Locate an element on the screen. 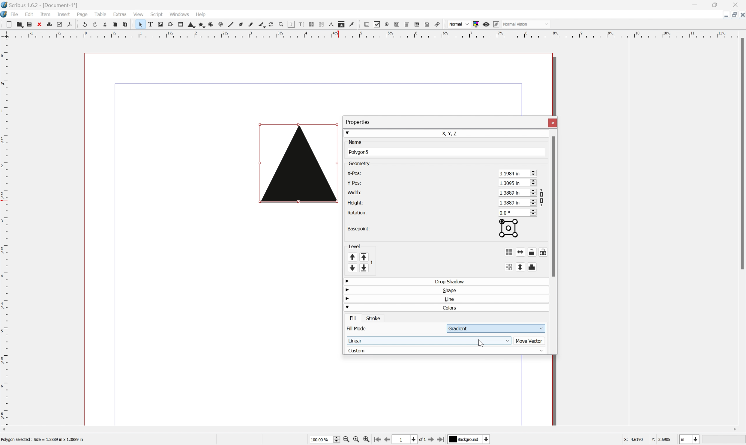 The height and width of the screenshot is (445, 746). Scroll Left is located at coordinates (5, 429).